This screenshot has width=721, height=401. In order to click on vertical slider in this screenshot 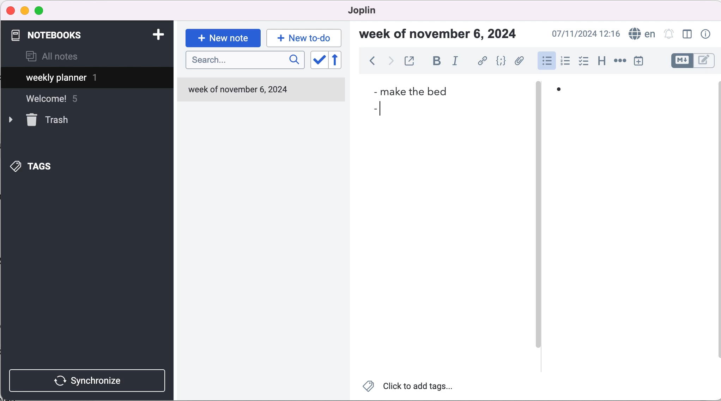, I will do `click(538, 216)`.